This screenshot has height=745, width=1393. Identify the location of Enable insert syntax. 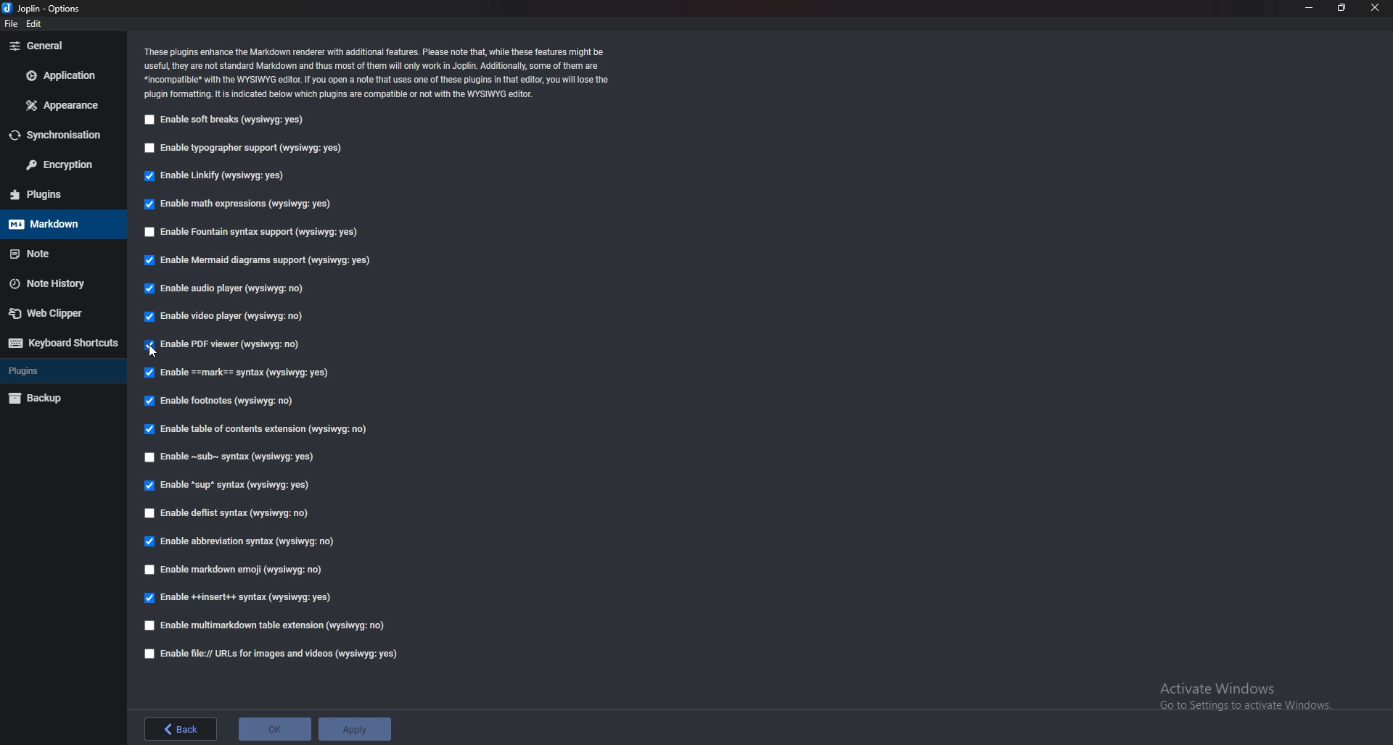
(241, 599).